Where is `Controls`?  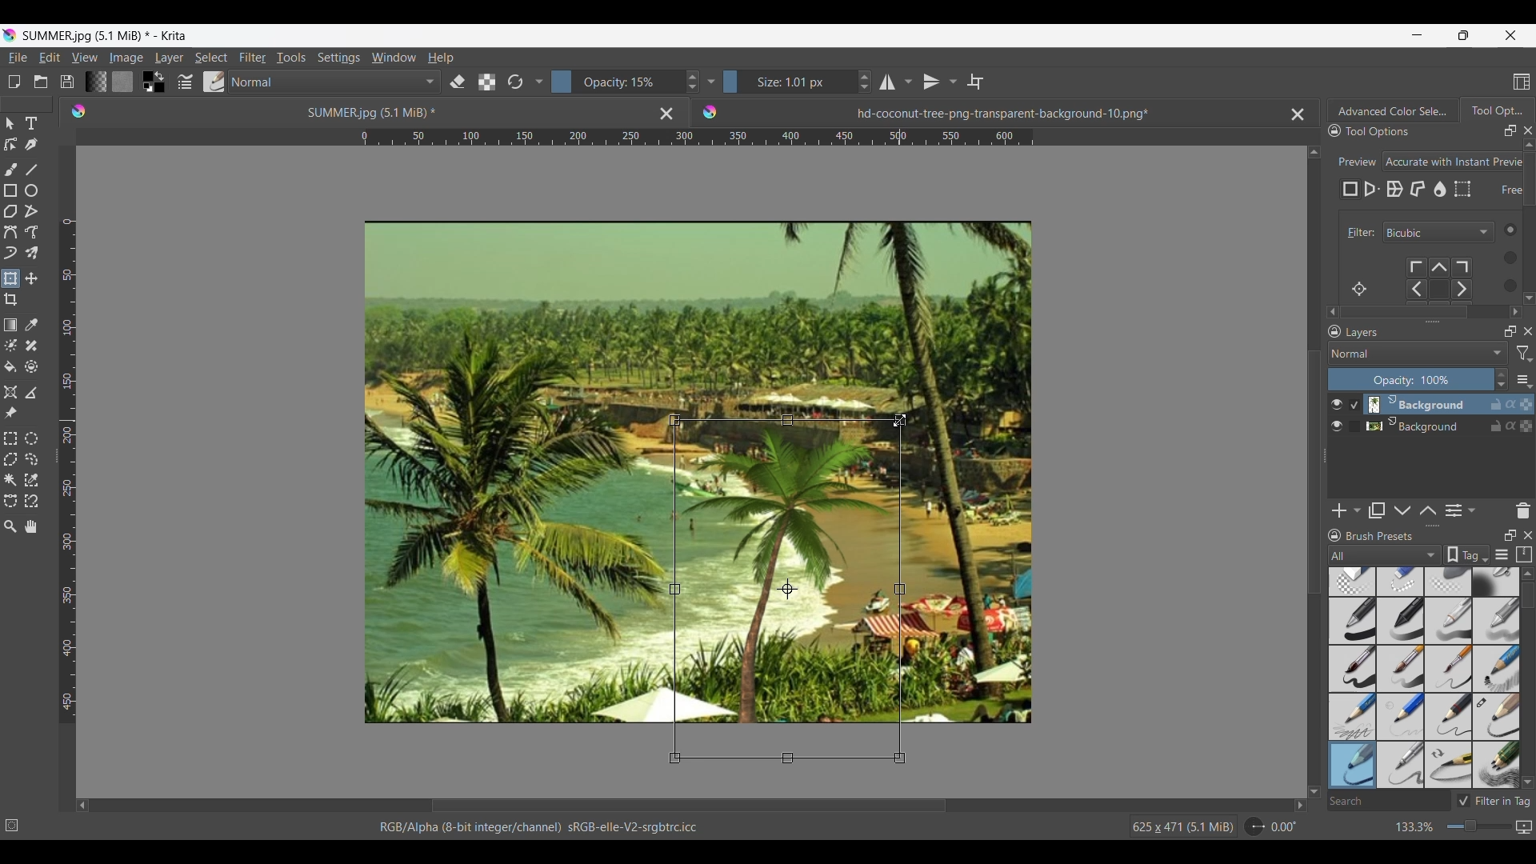
Controls is located at coordinates (1446, 280).